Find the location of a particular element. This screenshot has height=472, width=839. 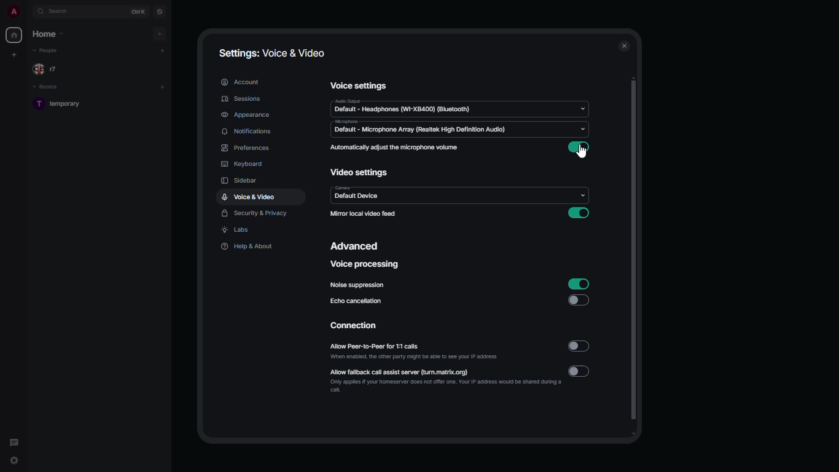

noise suppression is located at coordinates (358, 285).